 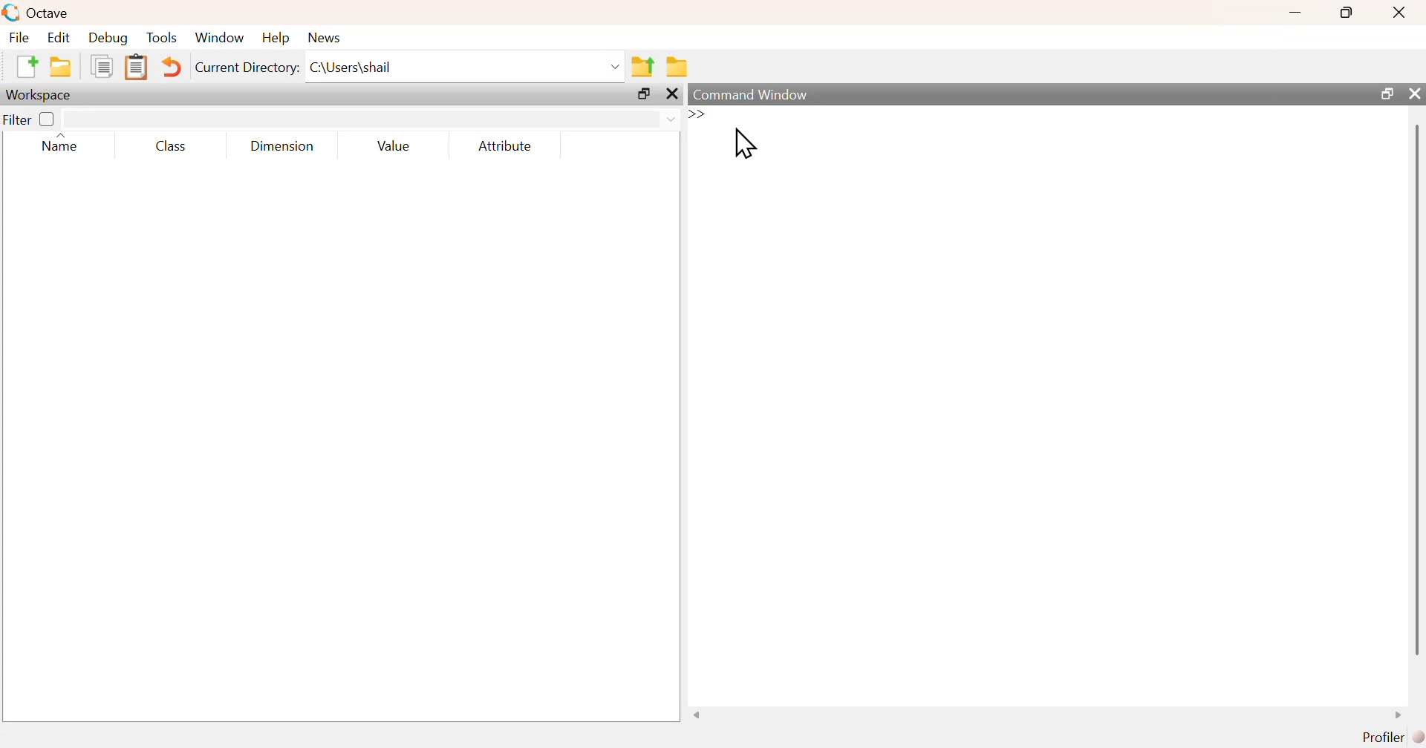 What do you see at coordinates (108, 37) in the screenshot?
I see `Debug` at bounding box center [108, 37].